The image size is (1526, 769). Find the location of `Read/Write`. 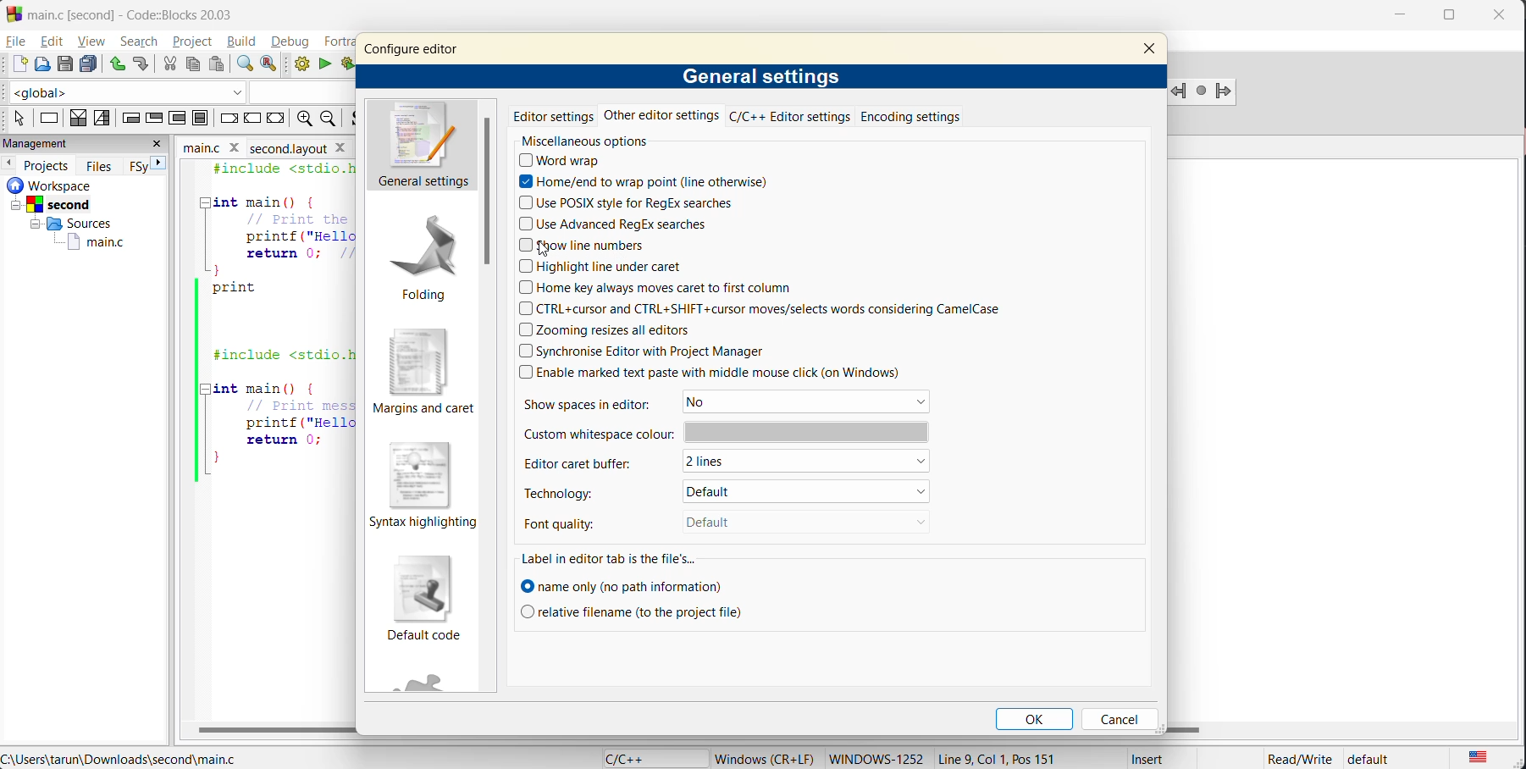

Read/Write is located at coordinates (1299, 758).